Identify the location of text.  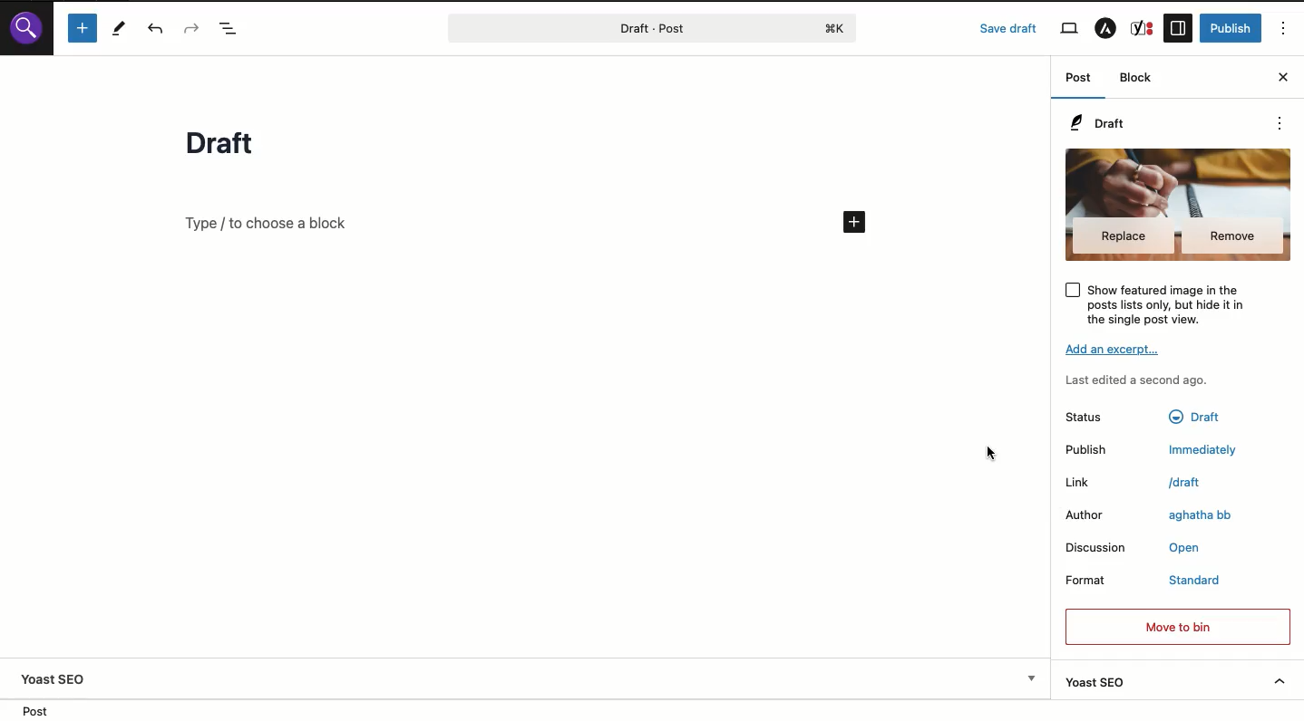
(1199, 451).